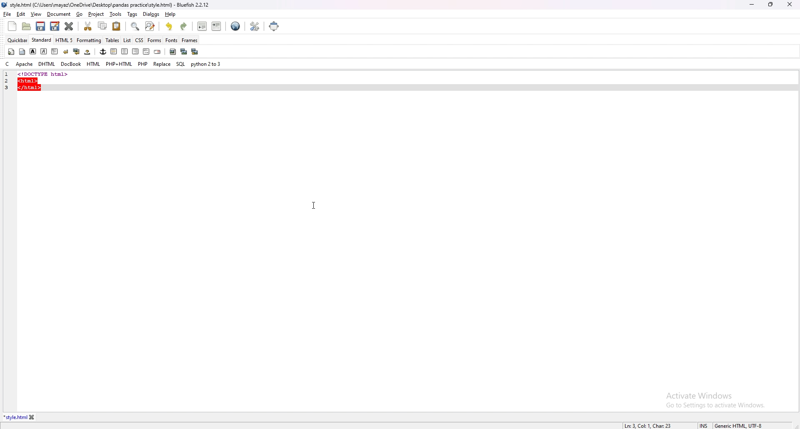  I want to click on close tab, so click(32, 417).